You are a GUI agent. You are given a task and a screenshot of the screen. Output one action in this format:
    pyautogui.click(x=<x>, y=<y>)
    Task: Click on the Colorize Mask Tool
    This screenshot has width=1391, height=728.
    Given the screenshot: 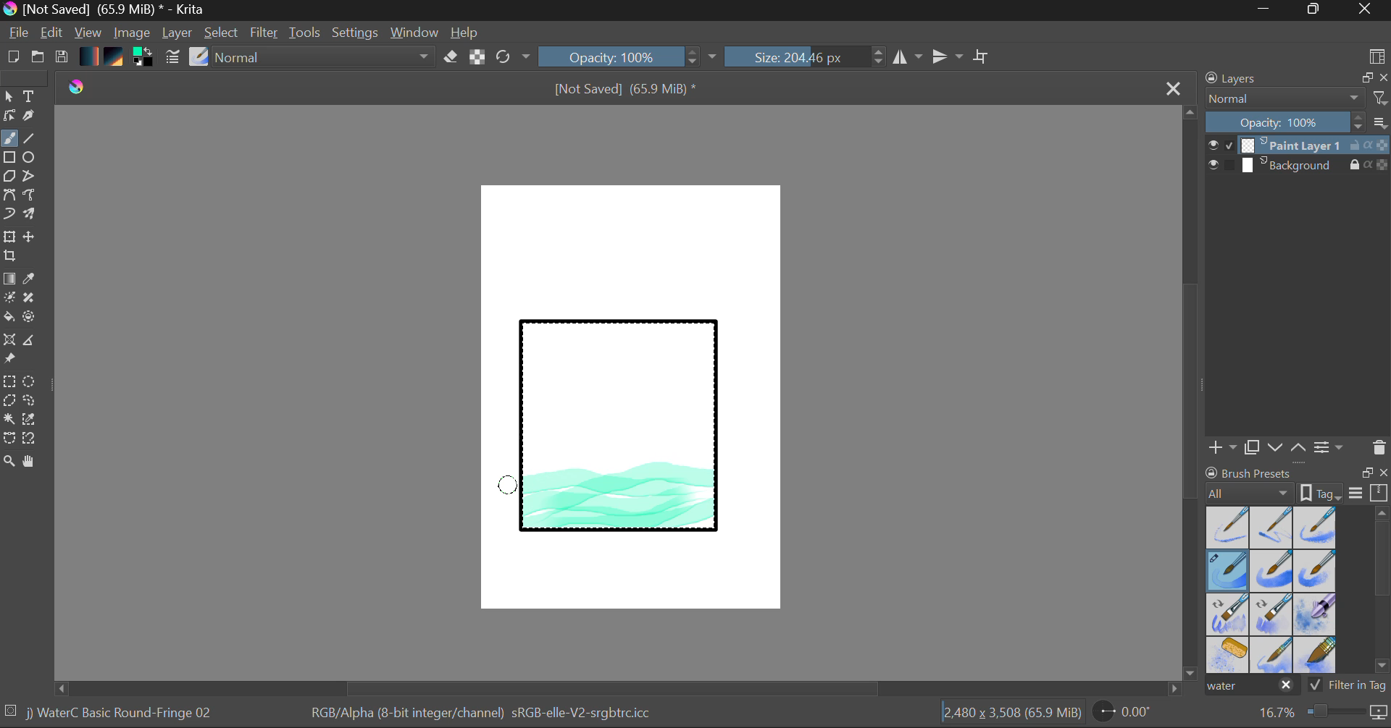 What is the action you would take?
    pyautogui.click(x=10, y=299)
    